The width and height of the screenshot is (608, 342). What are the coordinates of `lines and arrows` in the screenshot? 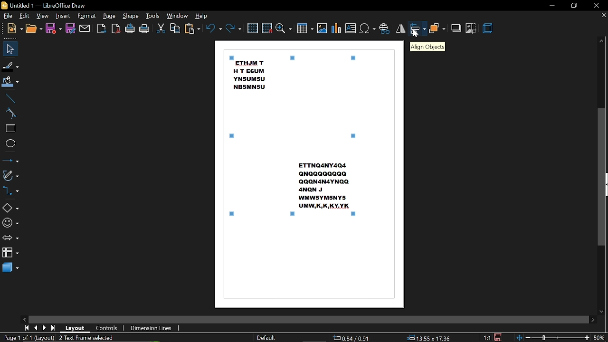 It's located at (10, 159).